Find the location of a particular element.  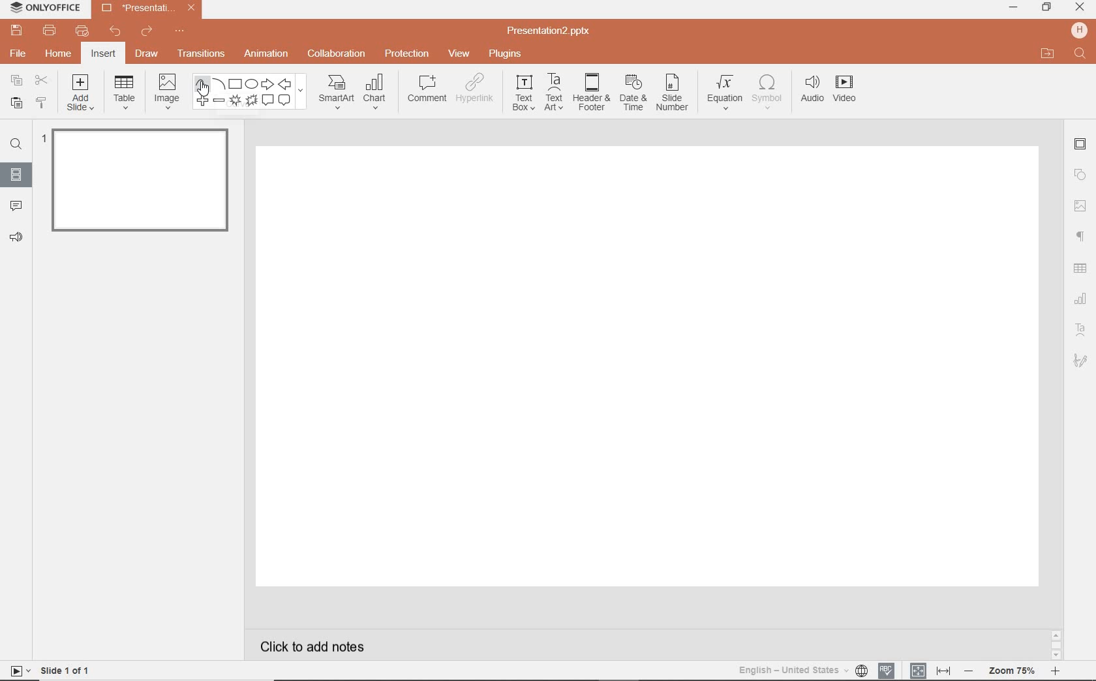

REDO is located at coordinates (147, 32).